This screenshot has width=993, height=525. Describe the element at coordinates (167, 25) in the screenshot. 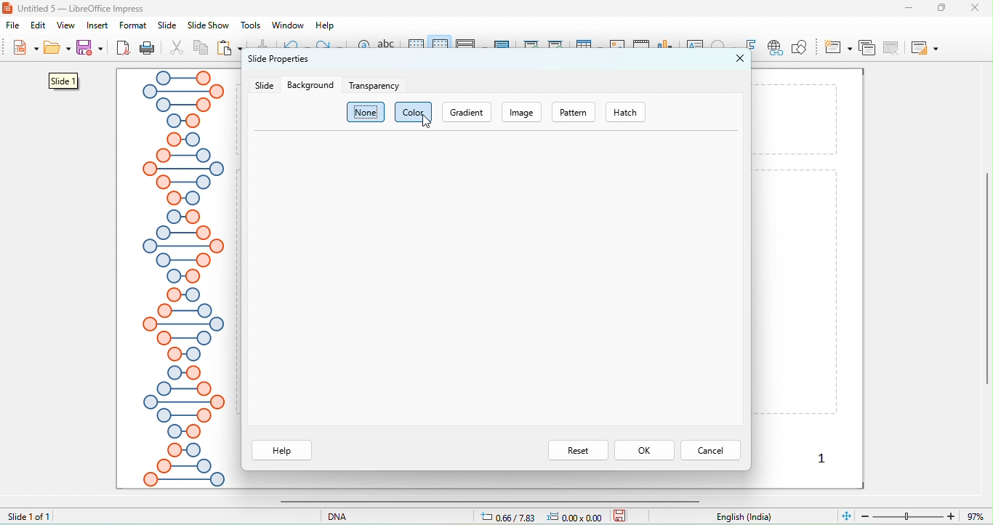

I see `slide` at that location.